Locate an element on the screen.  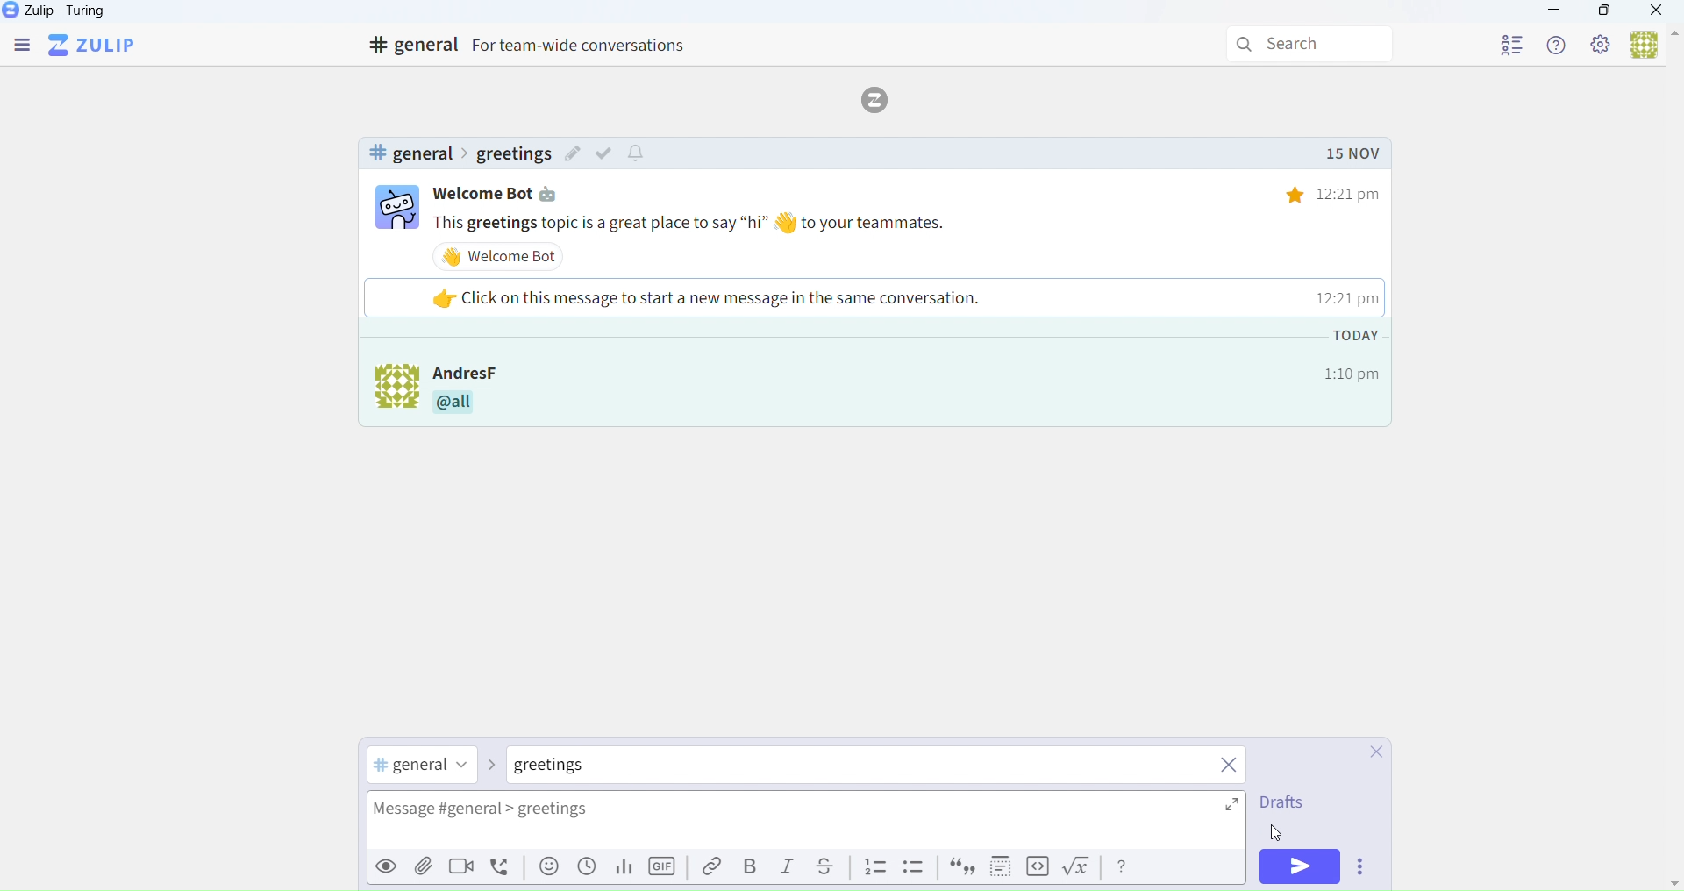
greetings is located at coordinates (512, 154).